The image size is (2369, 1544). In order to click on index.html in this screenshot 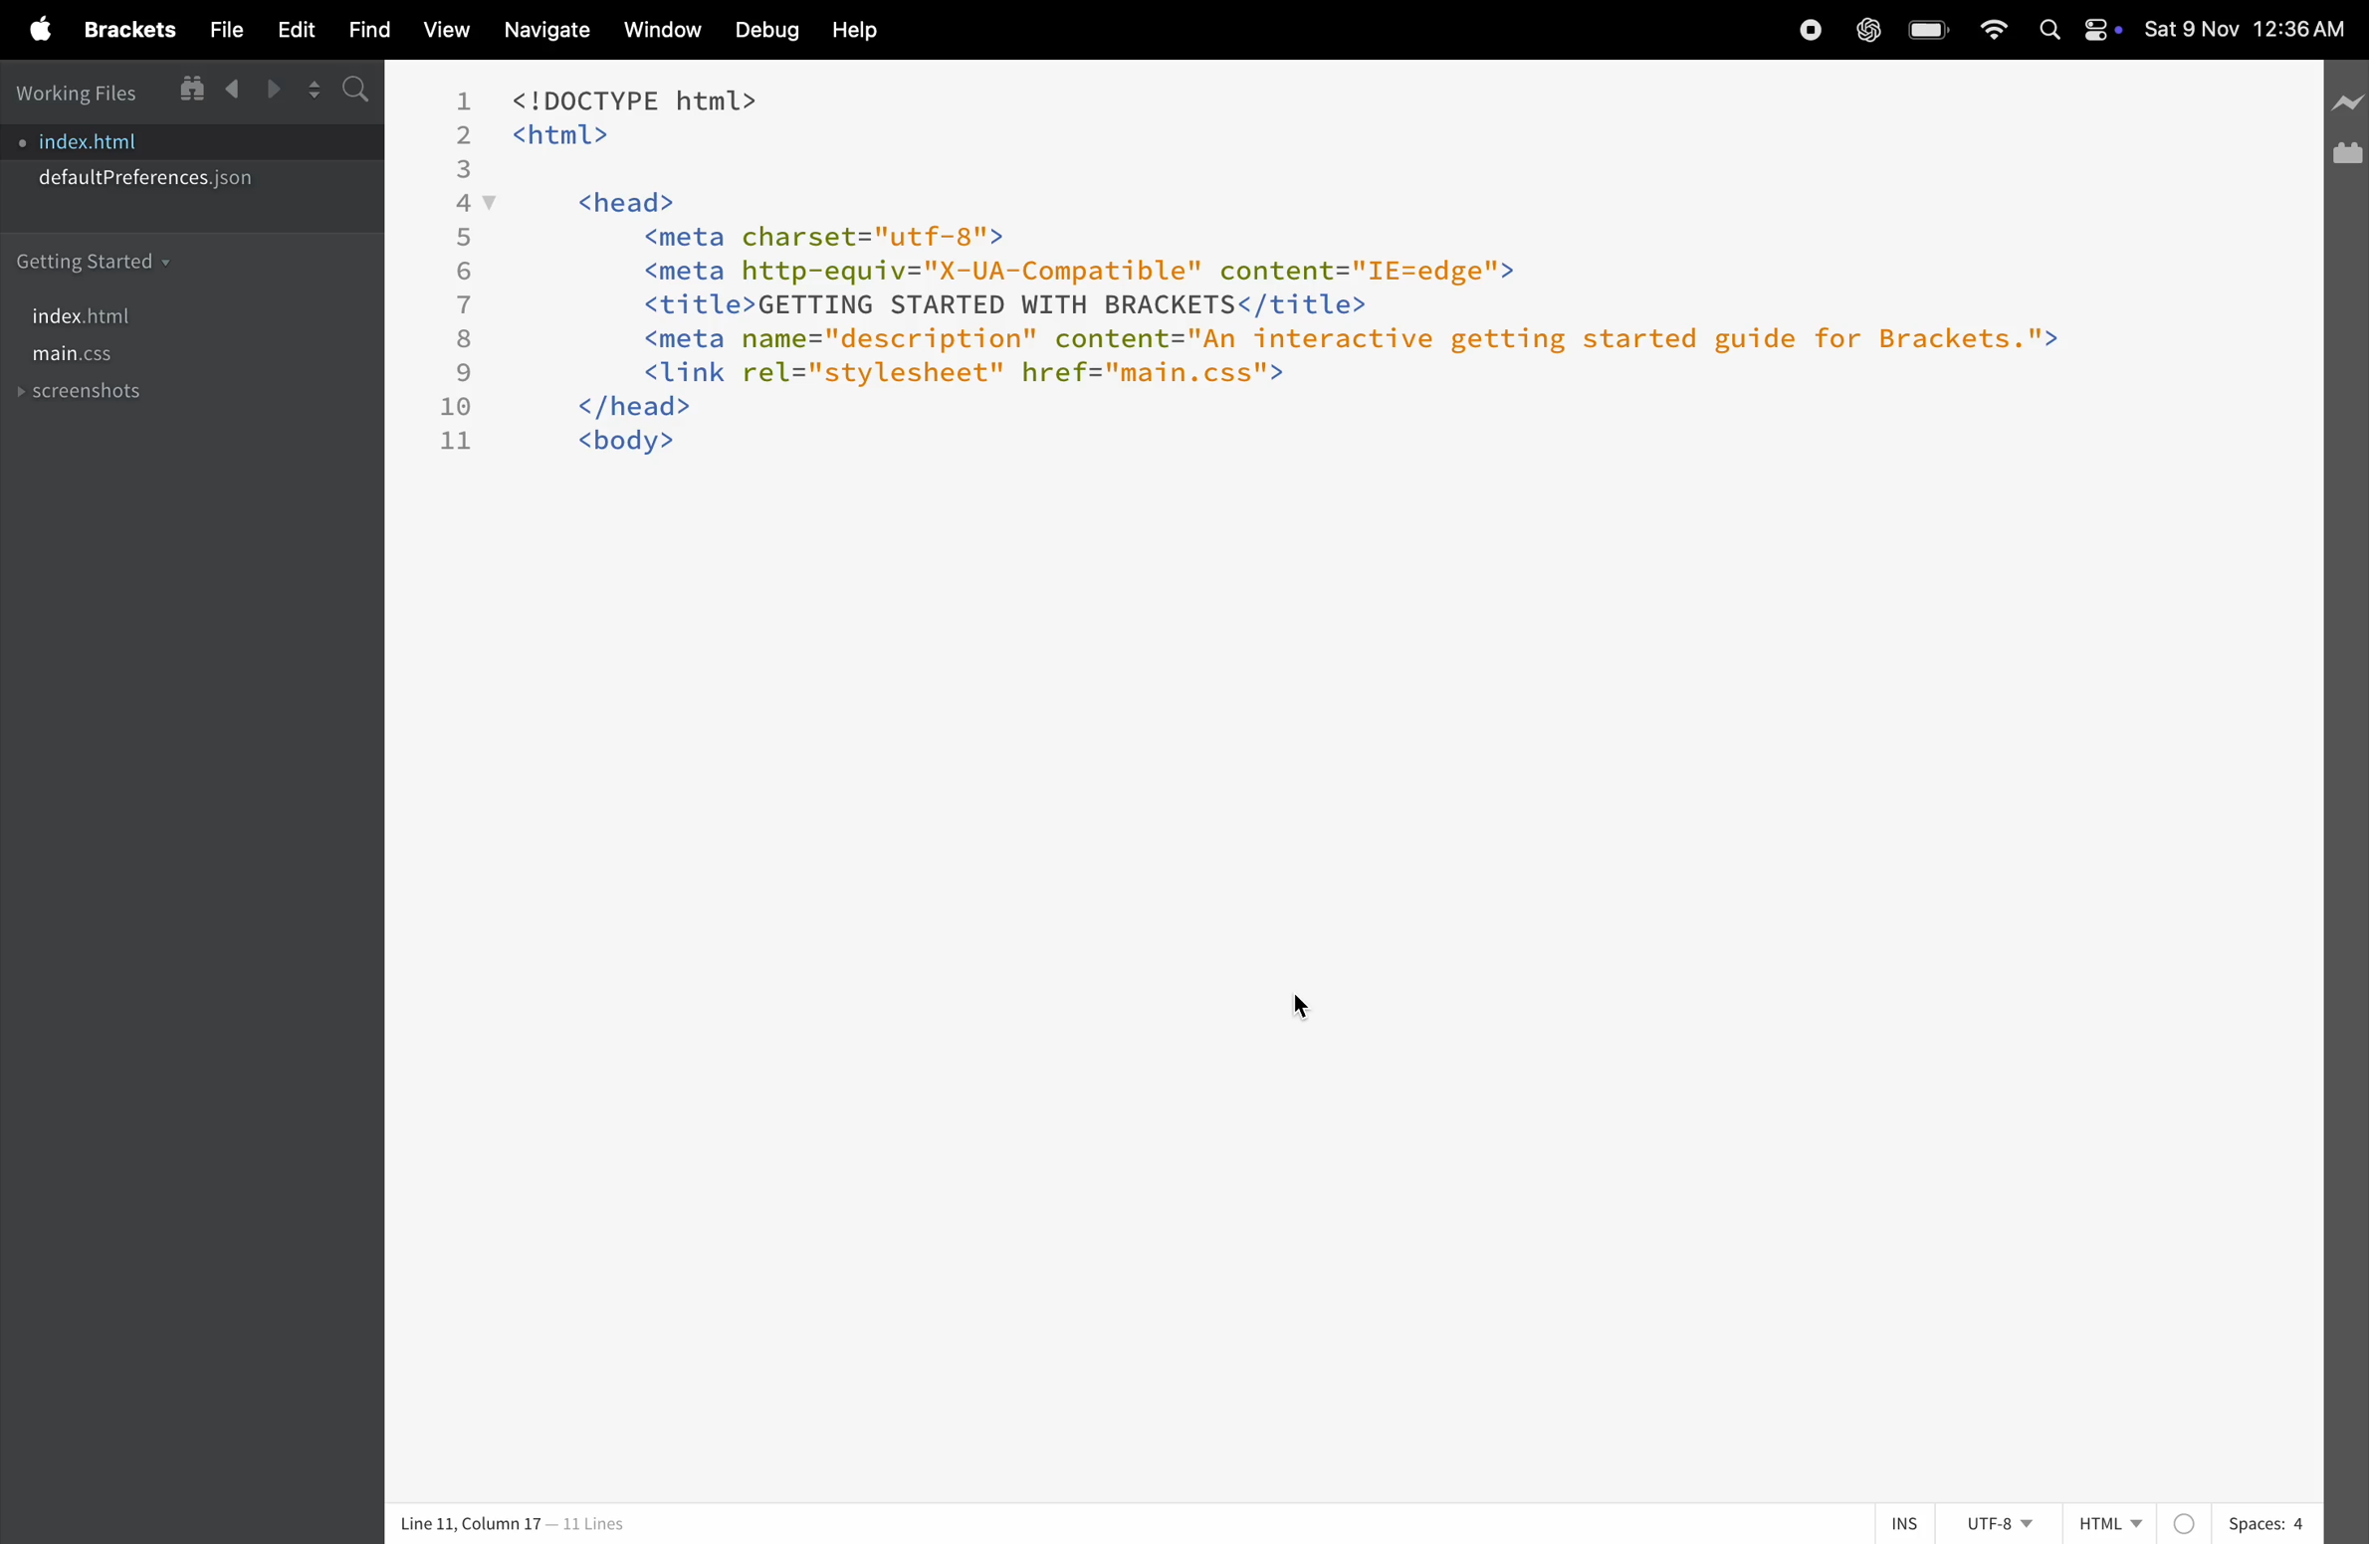, I will do `click(105, 315)`.